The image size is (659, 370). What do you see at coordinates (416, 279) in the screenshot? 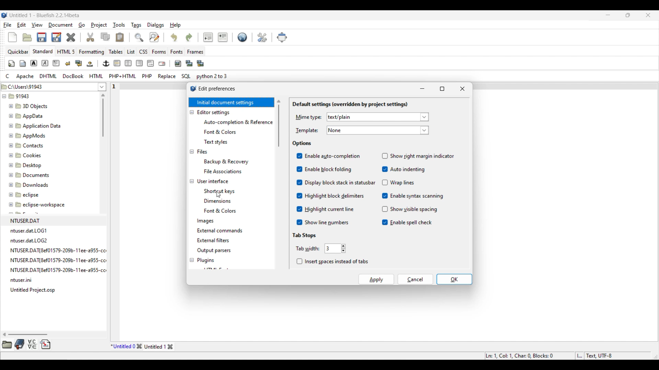
I see `Cancel` at bounding box center [416, 279].